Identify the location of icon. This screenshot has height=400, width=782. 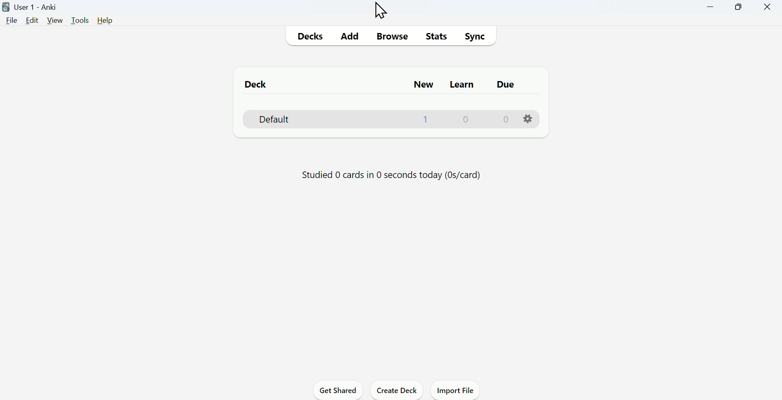
(5, 6).